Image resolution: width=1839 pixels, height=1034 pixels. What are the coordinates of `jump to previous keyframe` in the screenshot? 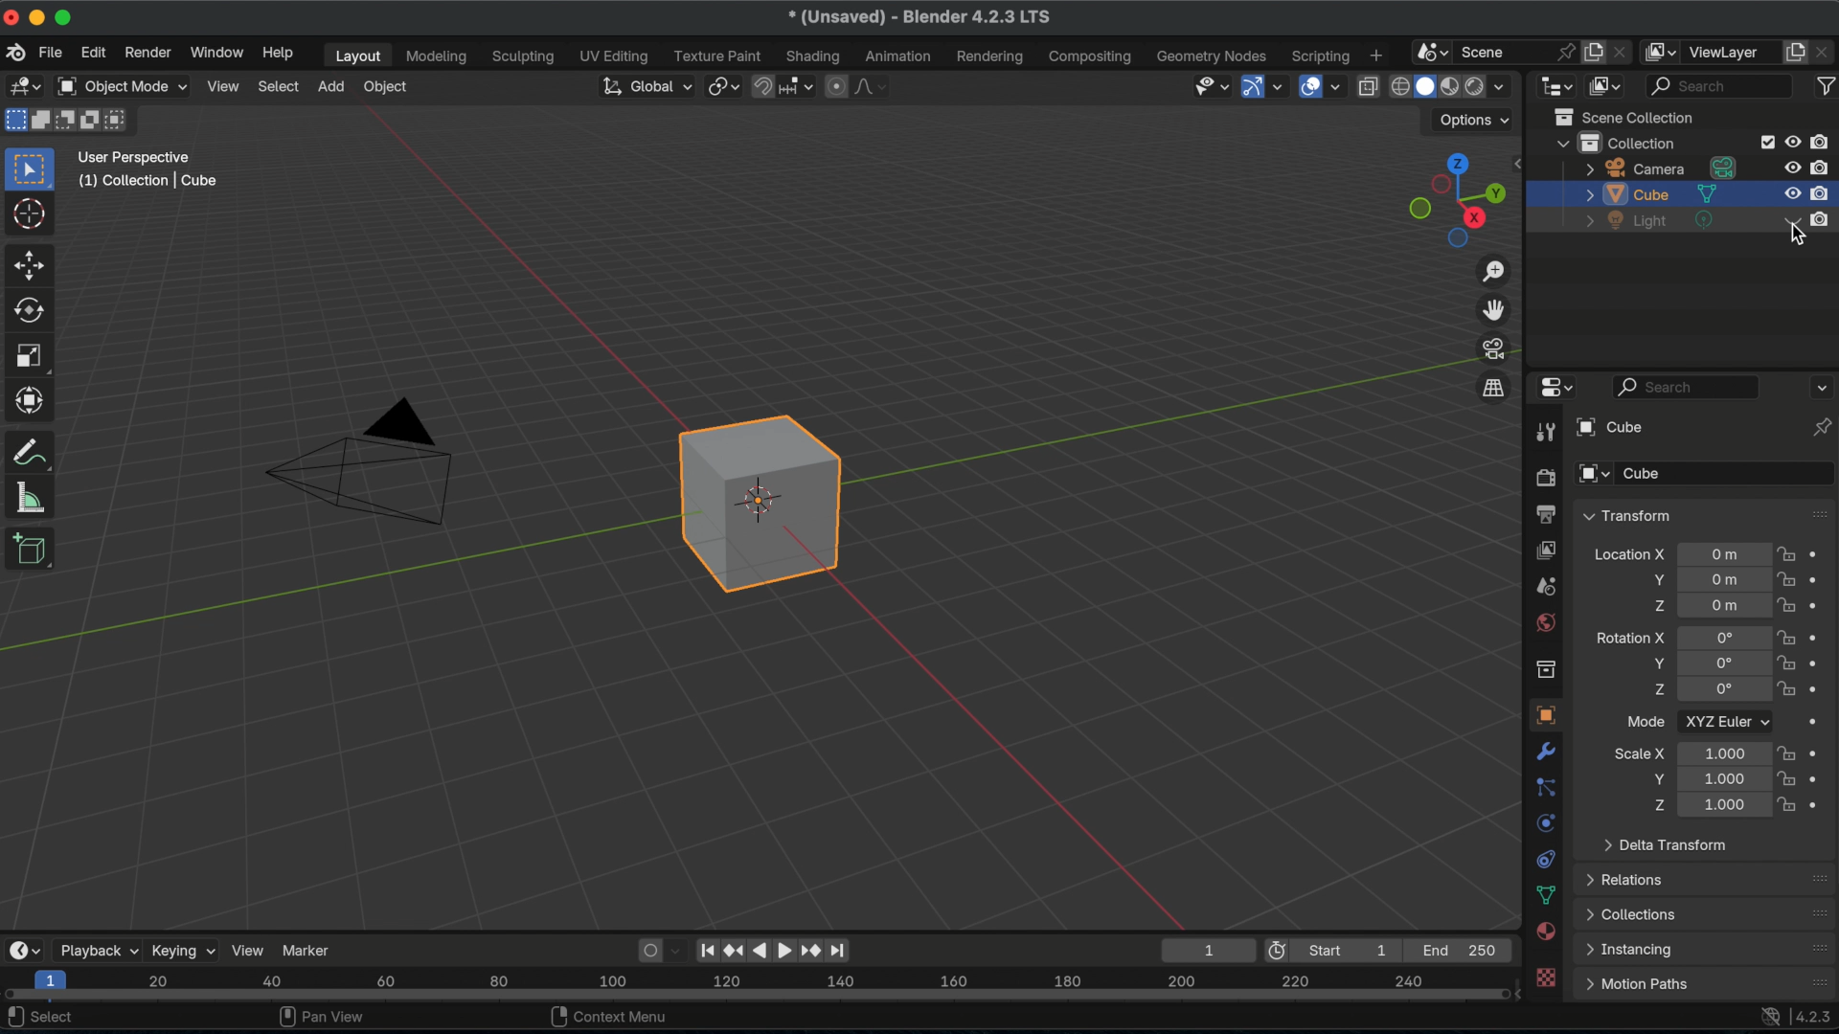 It's located at (731, 951).